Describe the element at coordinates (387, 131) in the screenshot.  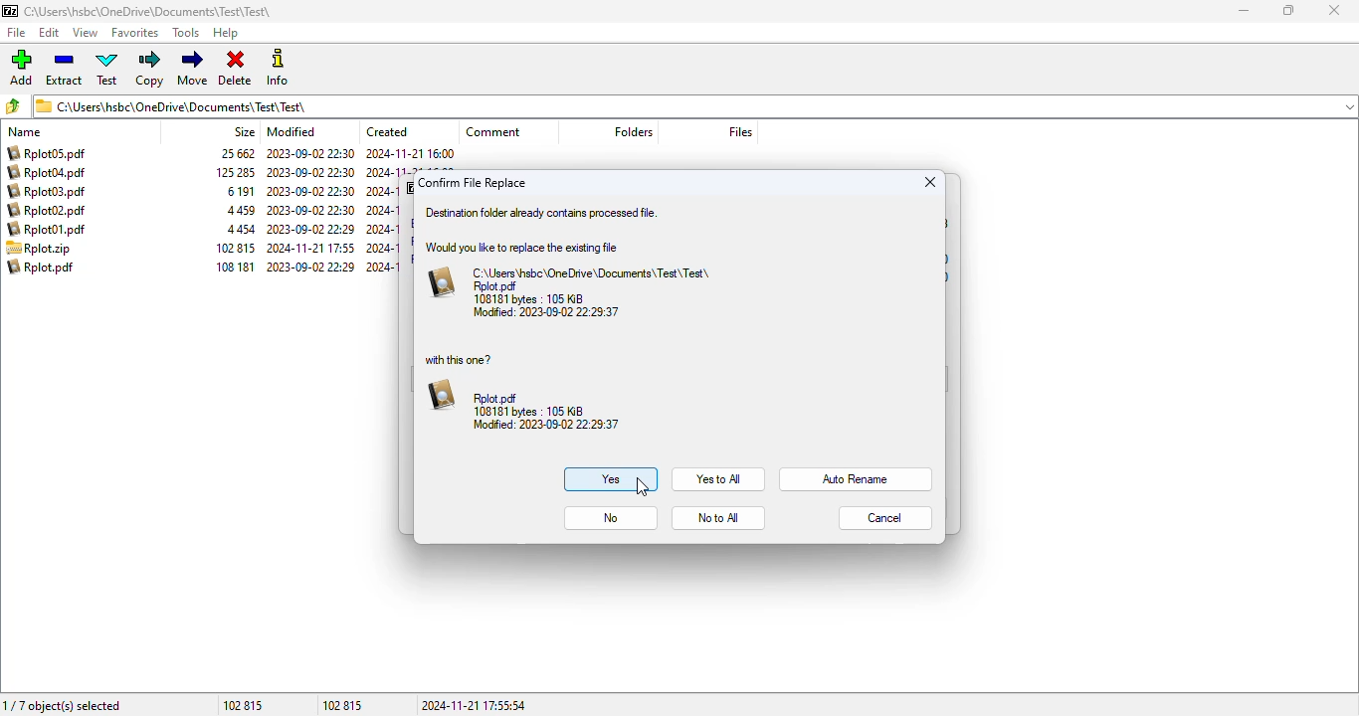
I see `created` at that location.